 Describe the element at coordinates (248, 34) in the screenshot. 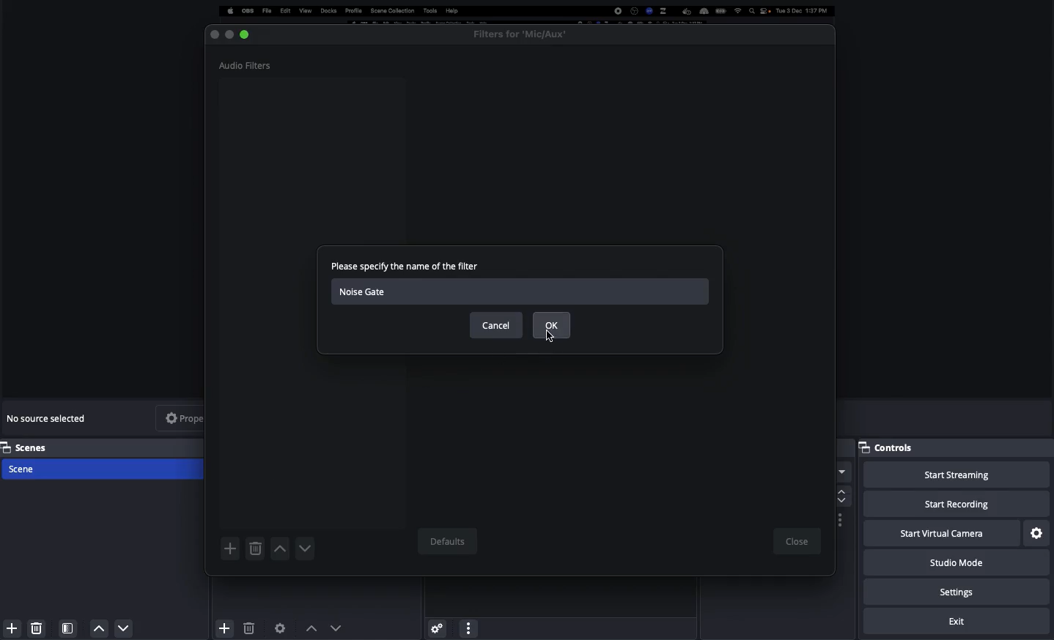

I see `Maximize` at that location.